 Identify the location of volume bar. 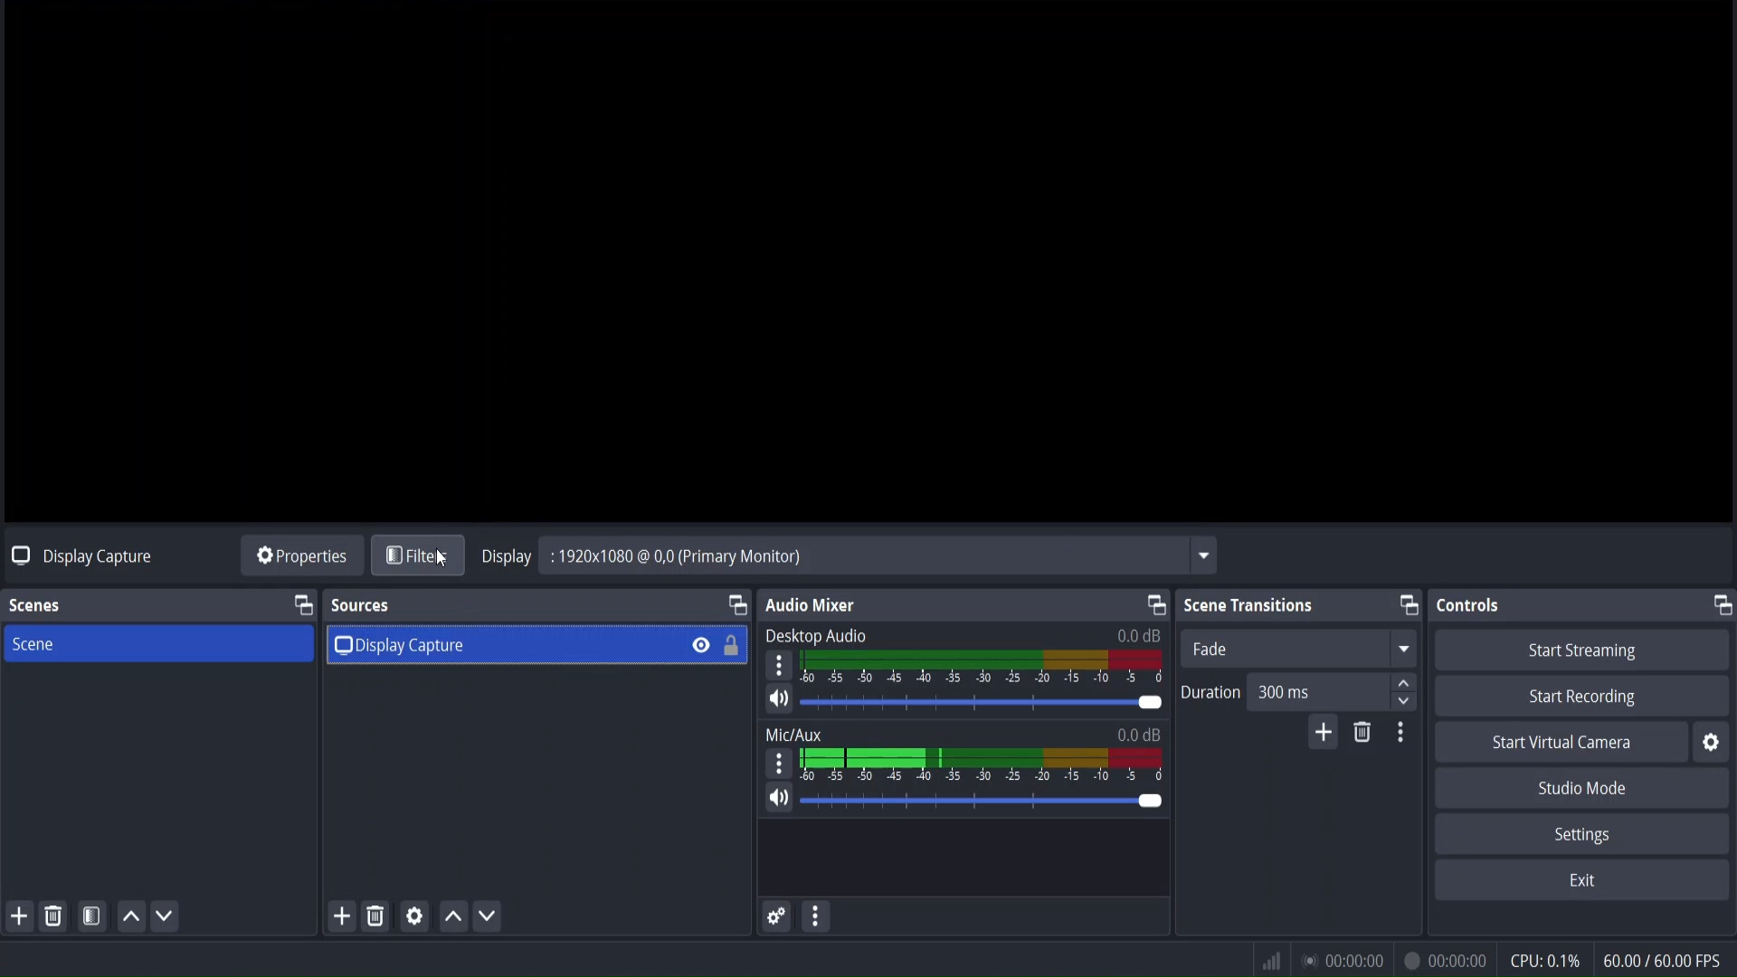
(984, 801).